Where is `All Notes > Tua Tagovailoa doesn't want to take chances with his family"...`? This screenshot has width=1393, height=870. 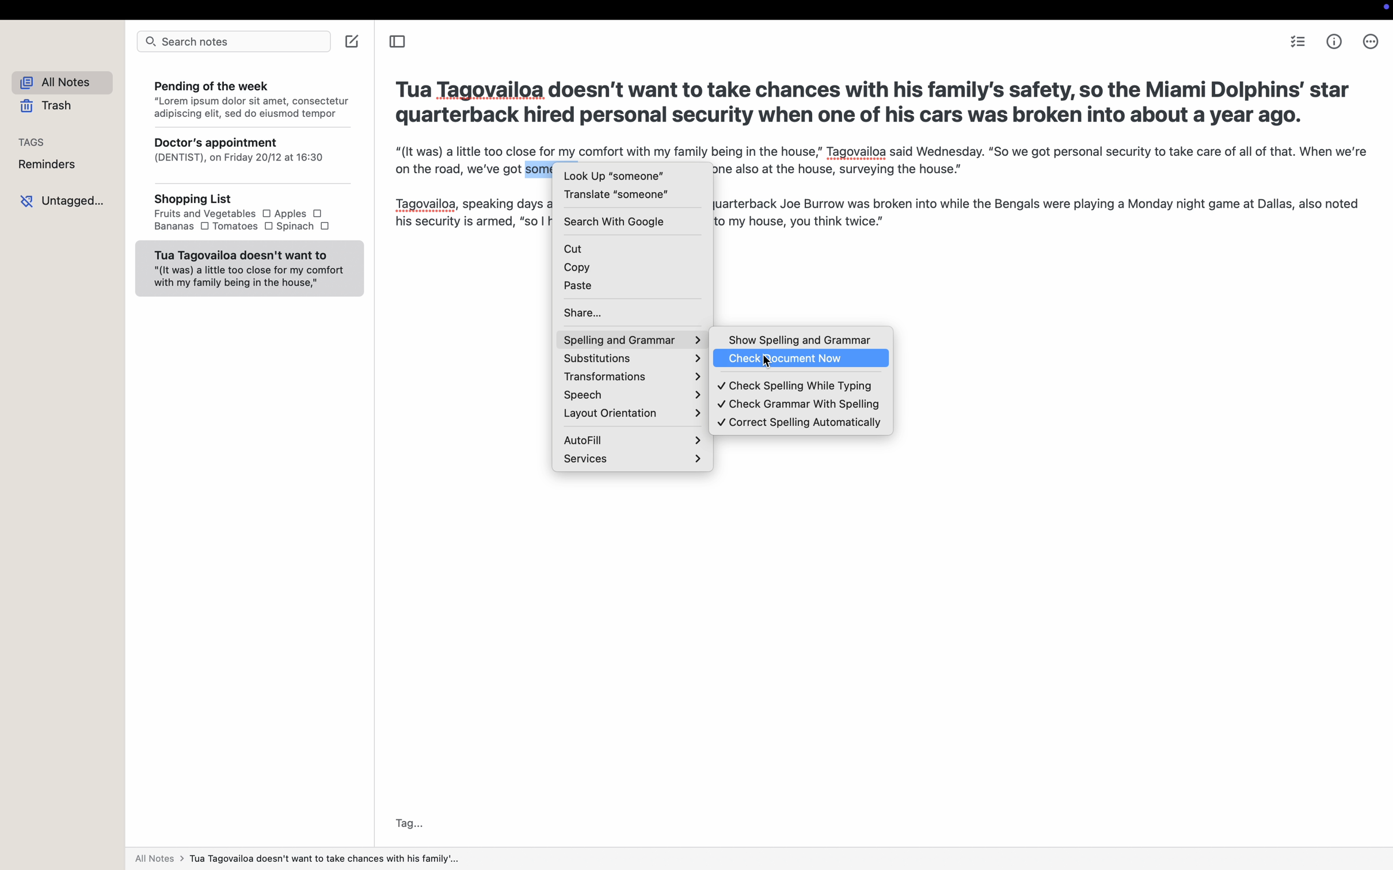 All Notes > Tua Tagovailoa doesn't want to take chances with his family"... is located at coordinates (303, 859).